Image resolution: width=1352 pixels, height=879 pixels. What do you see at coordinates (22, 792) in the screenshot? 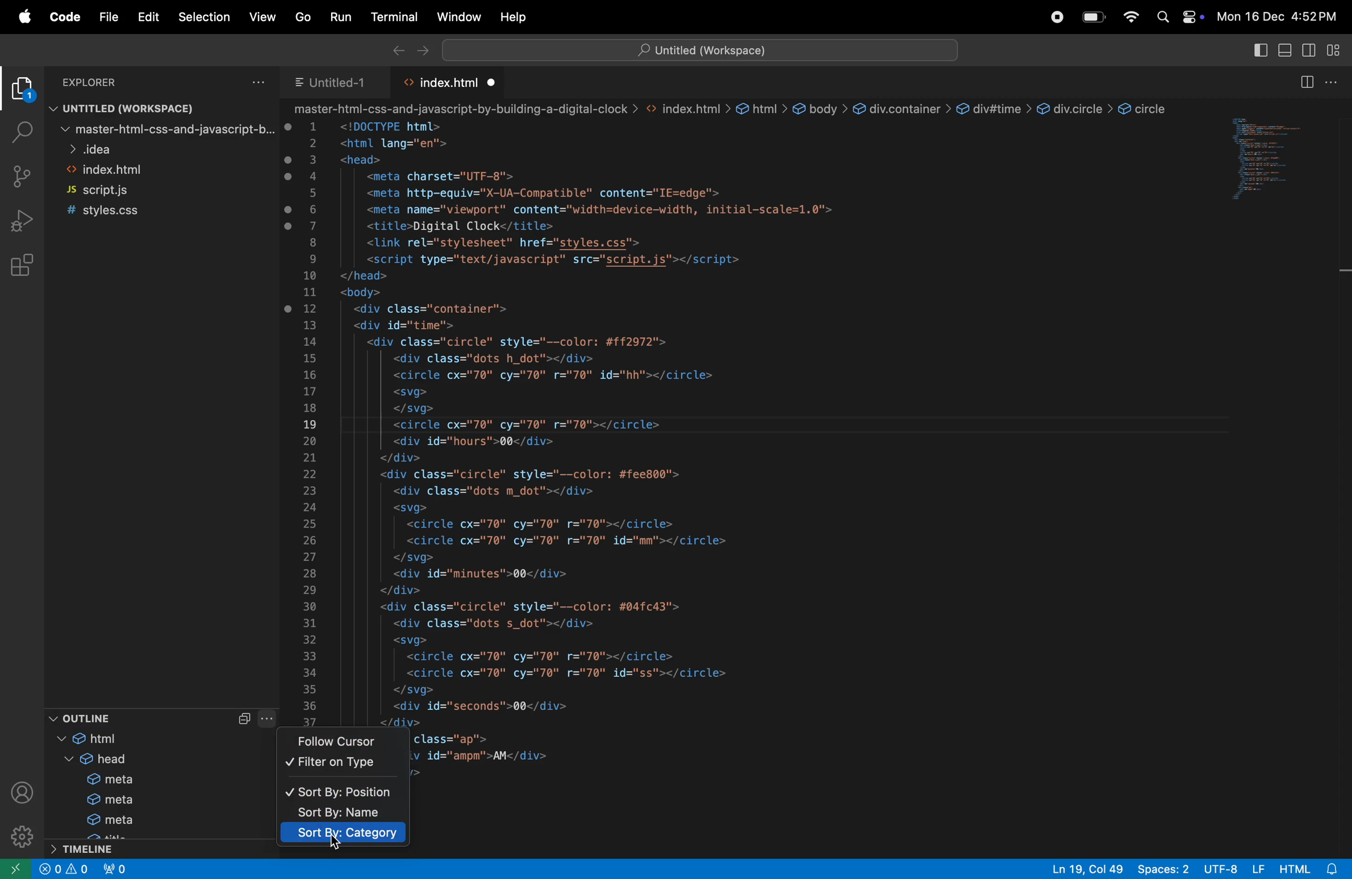
I see `profile` at bounding box center [22, 792].